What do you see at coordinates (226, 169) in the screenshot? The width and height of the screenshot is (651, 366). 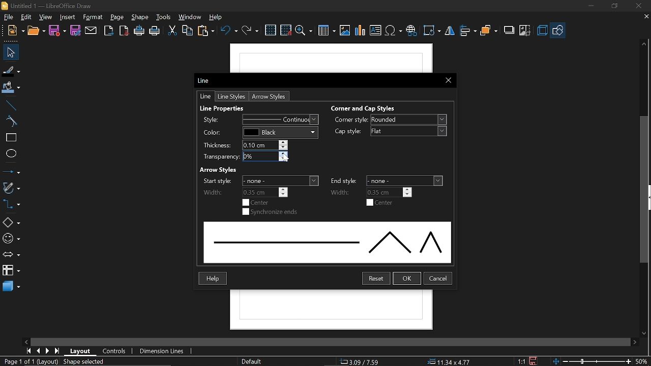 I see `Arrow Styles` at bounding box center [226, 169].